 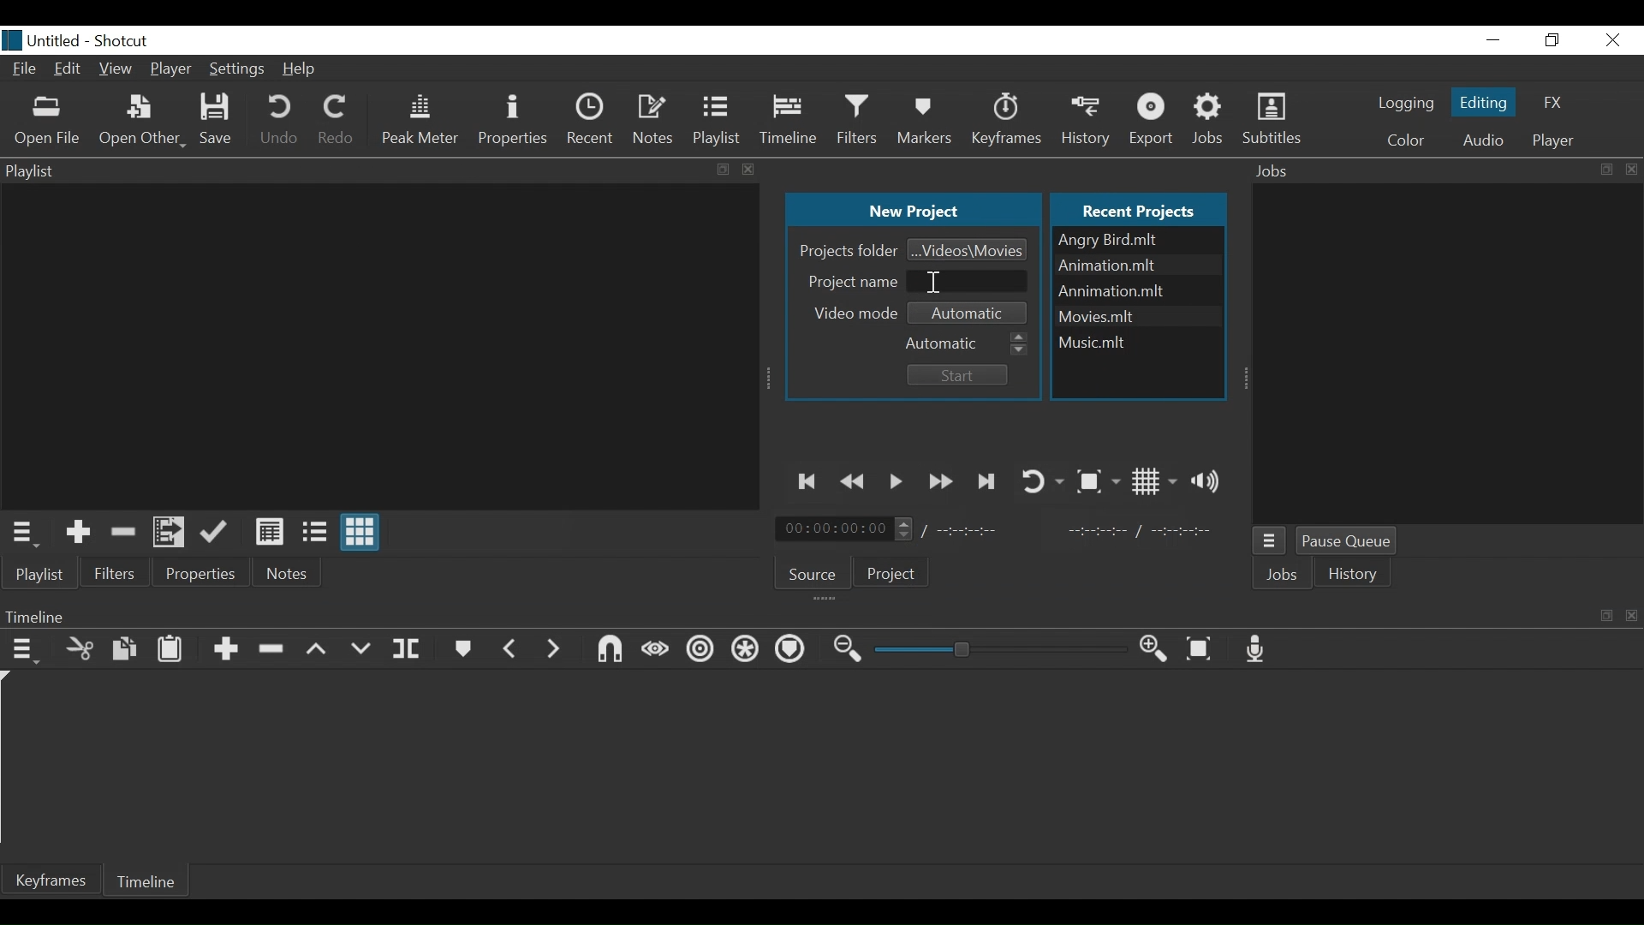 I want to click on Jobs, so click(x=1285, y=576).